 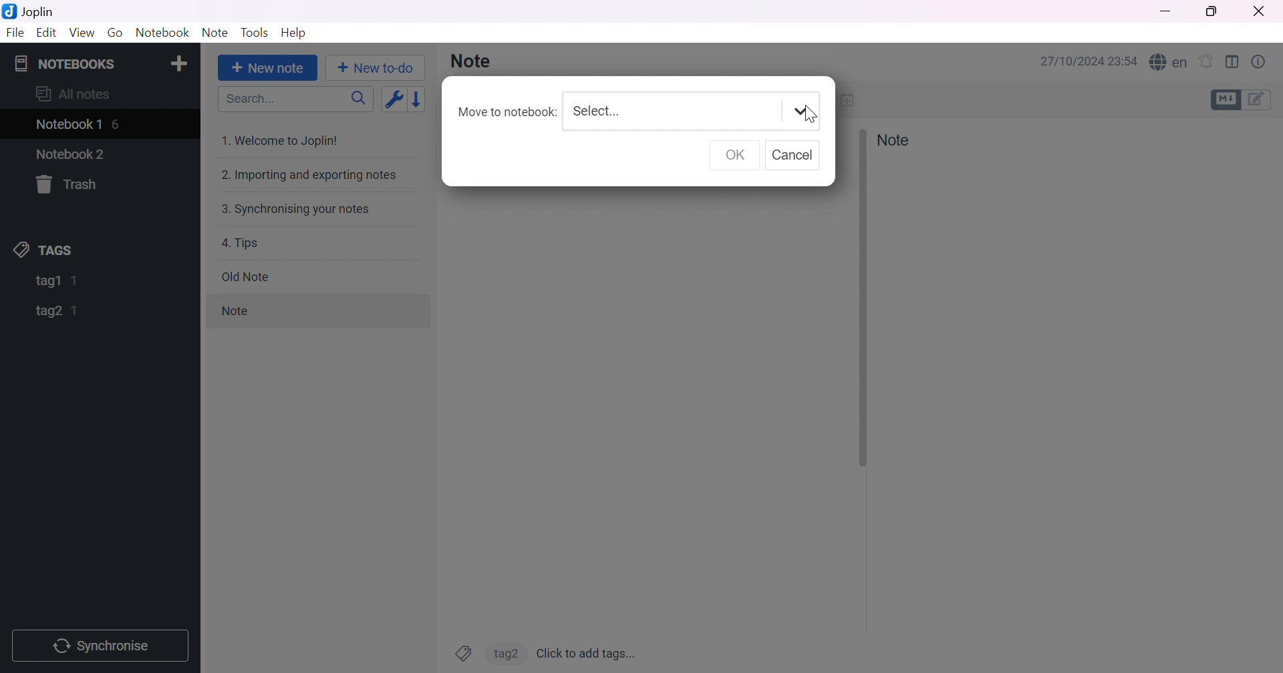 I want to click on Help, so click(x=294, y=34).